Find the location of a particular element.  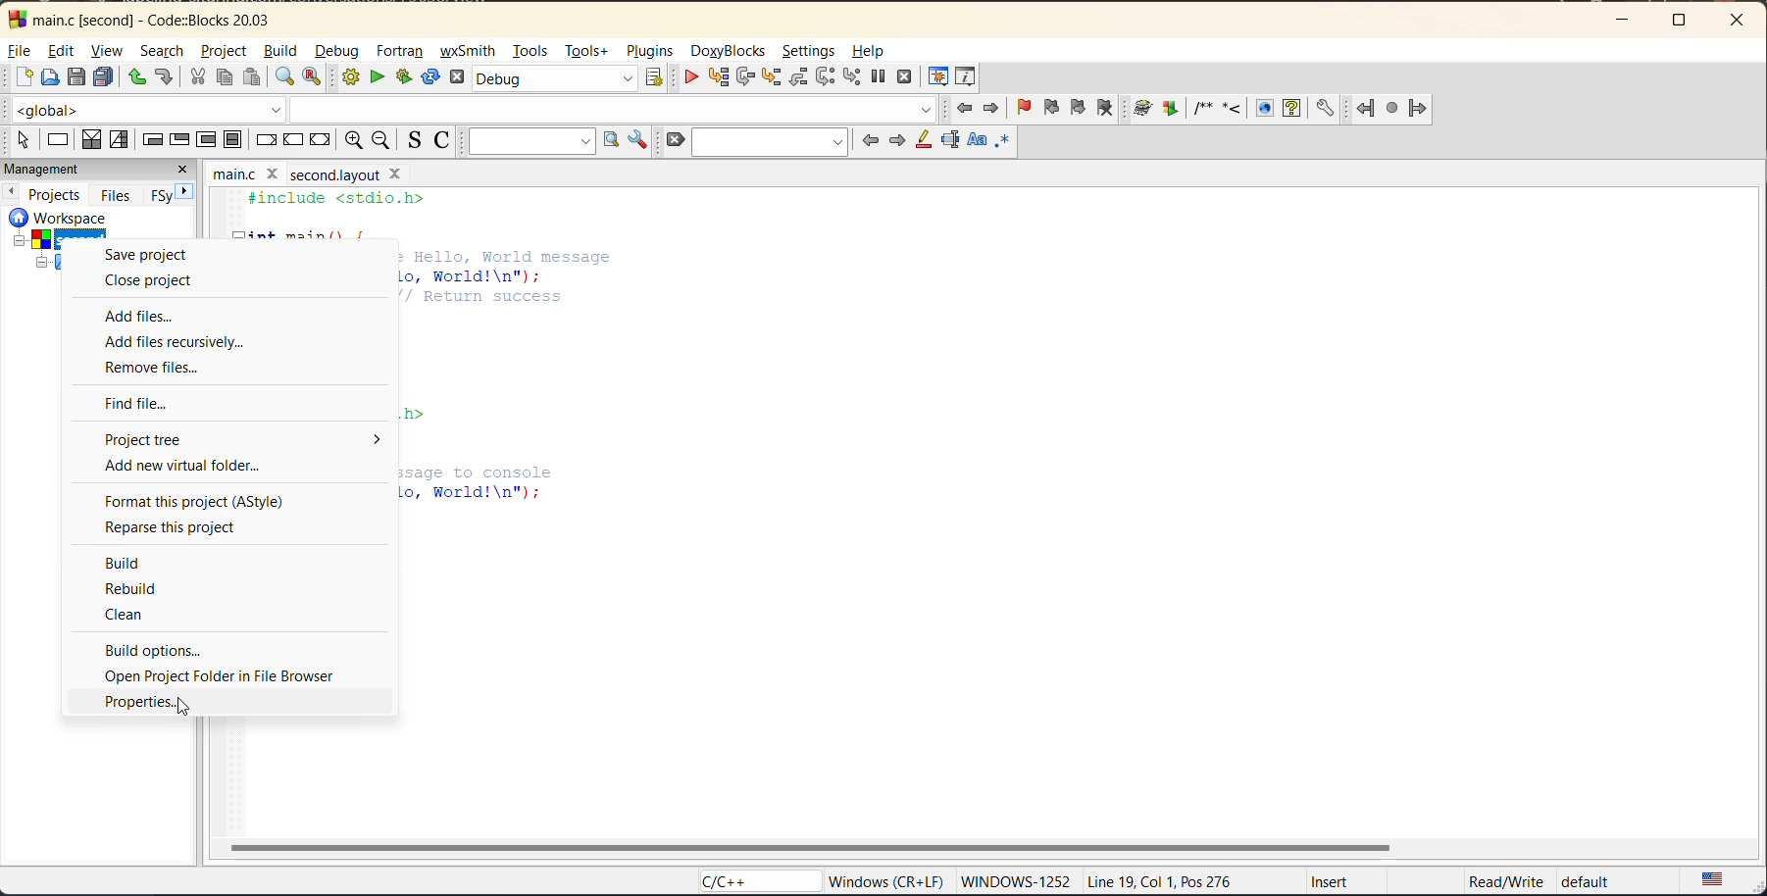

project is located at coordinates (218, 49).